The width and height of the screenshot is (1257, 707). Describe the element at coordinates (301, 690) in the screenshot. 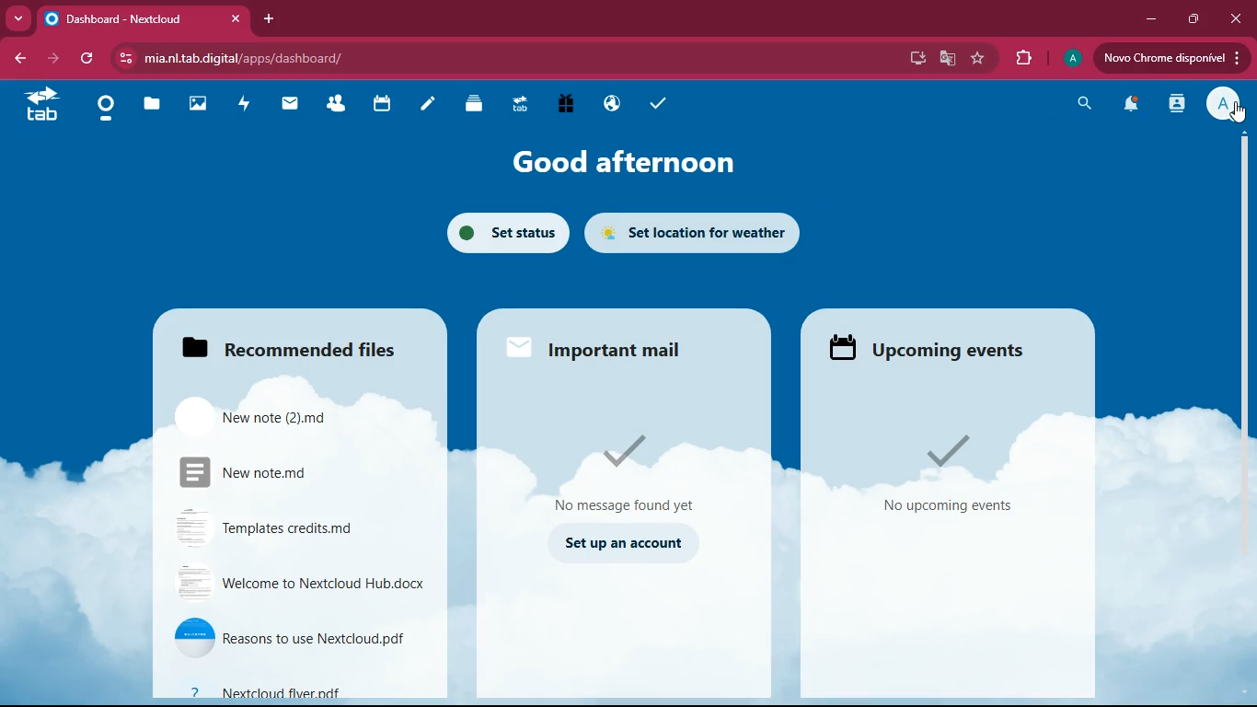

I see `file` at that location.